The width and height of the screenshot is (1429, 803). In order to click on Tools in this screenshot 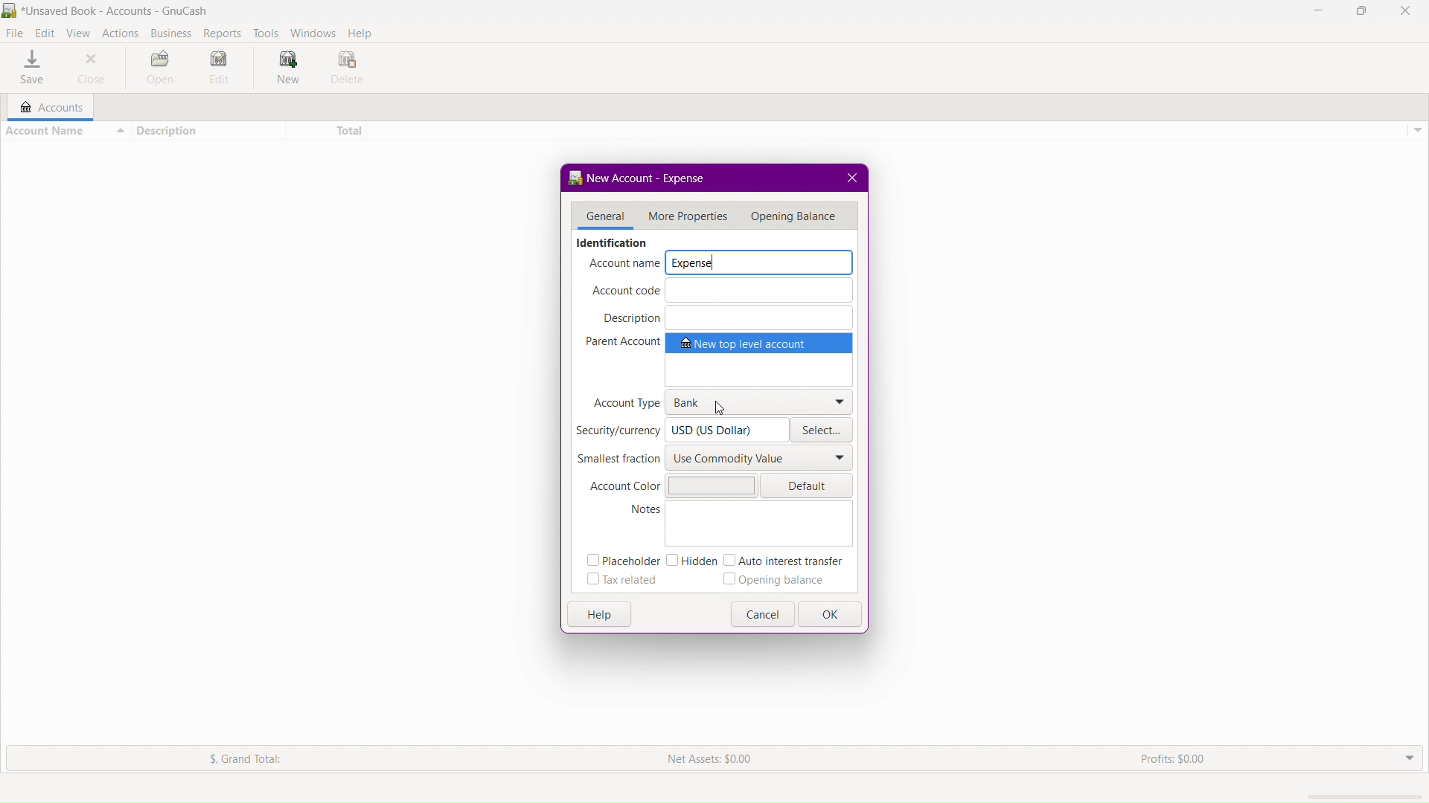, I will do `click(264, 30)`.